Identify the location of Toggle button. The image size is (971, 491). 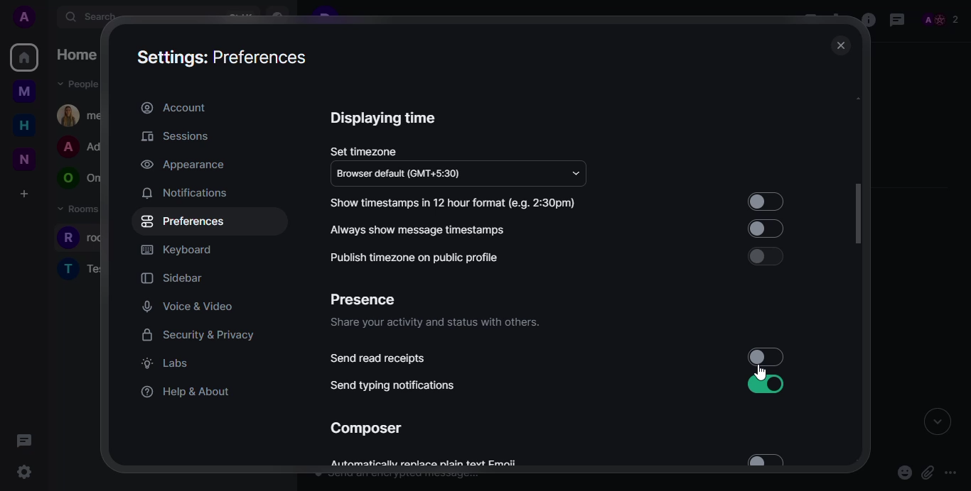
(766, 256).